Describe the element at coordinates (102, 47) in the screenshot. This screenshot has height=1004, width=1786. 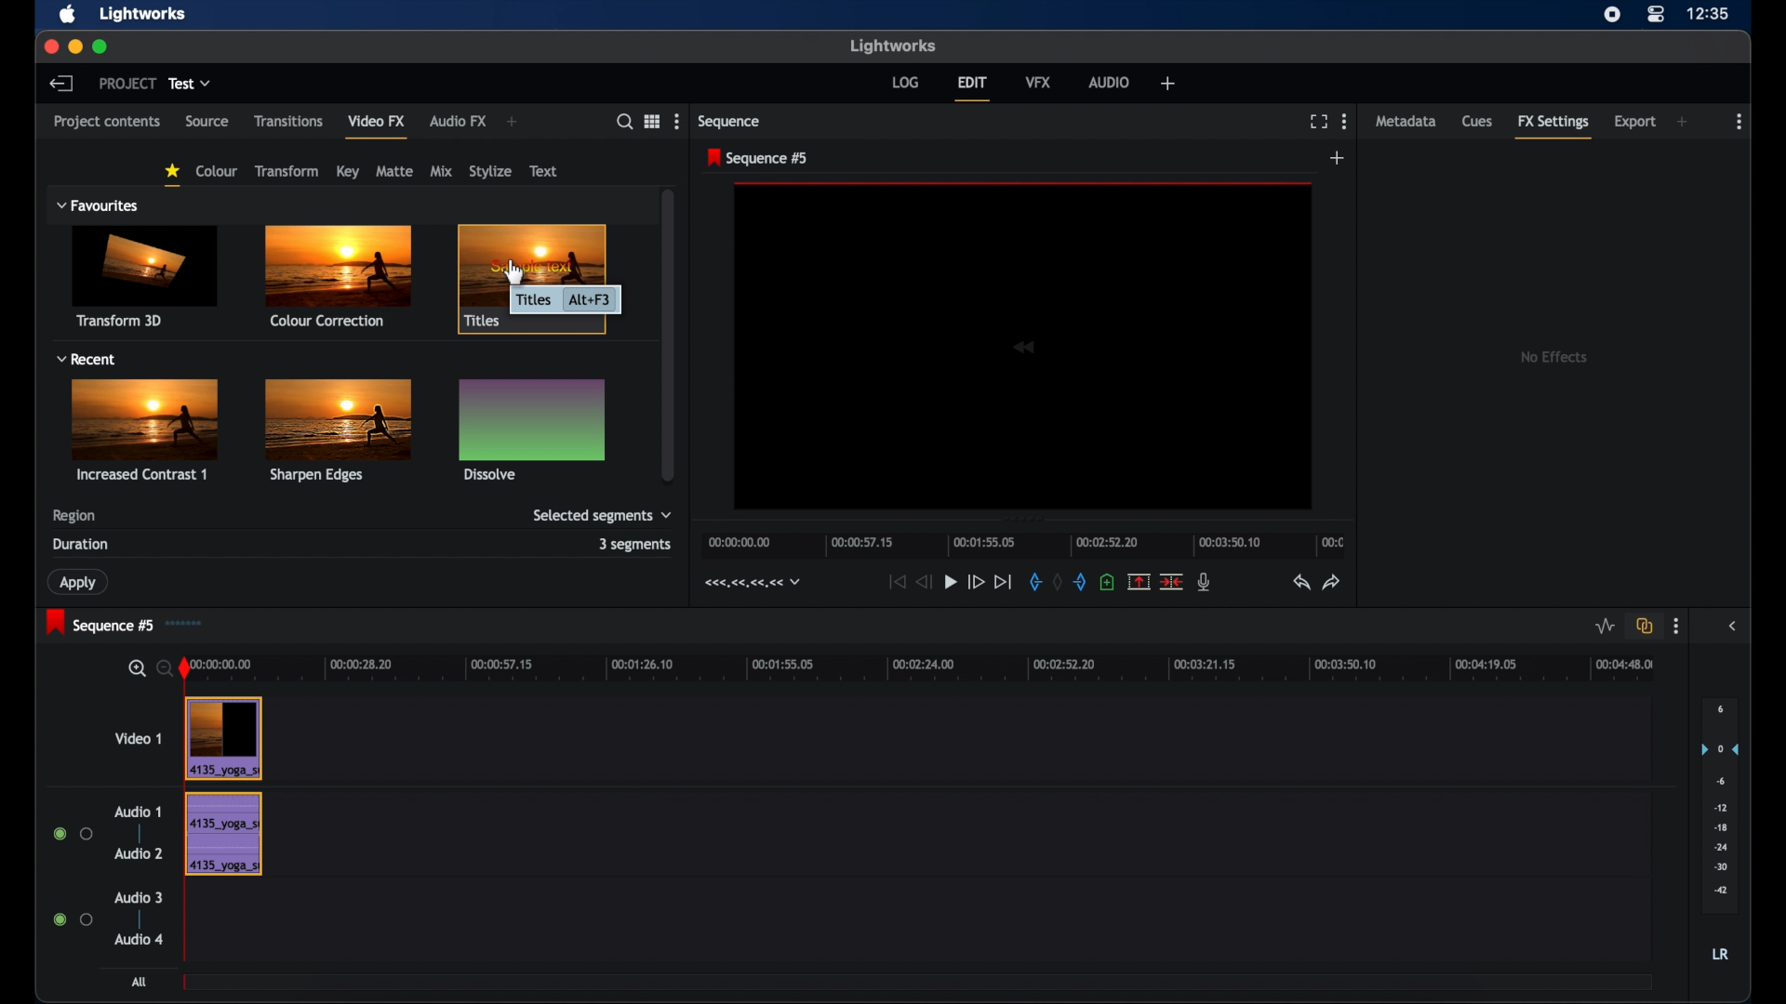
I see `maximize` at that location.